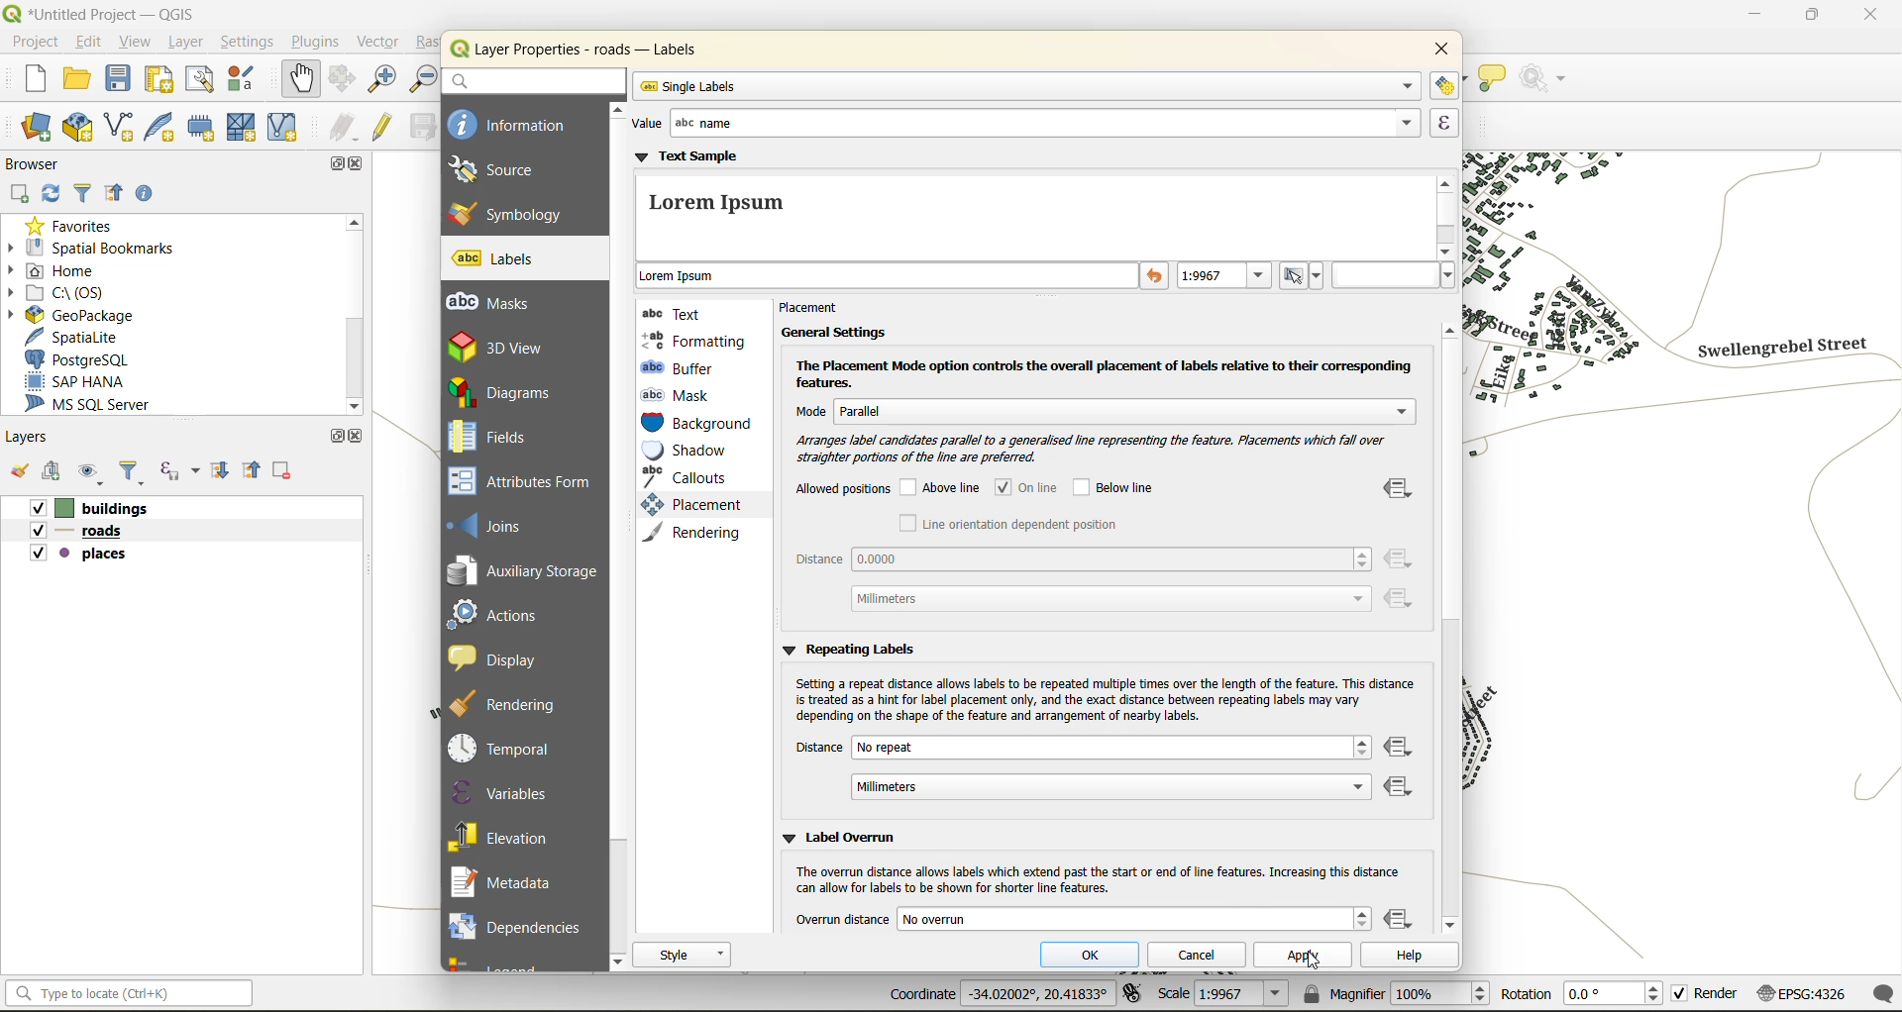  I want to click on fields, so click(489, 437).